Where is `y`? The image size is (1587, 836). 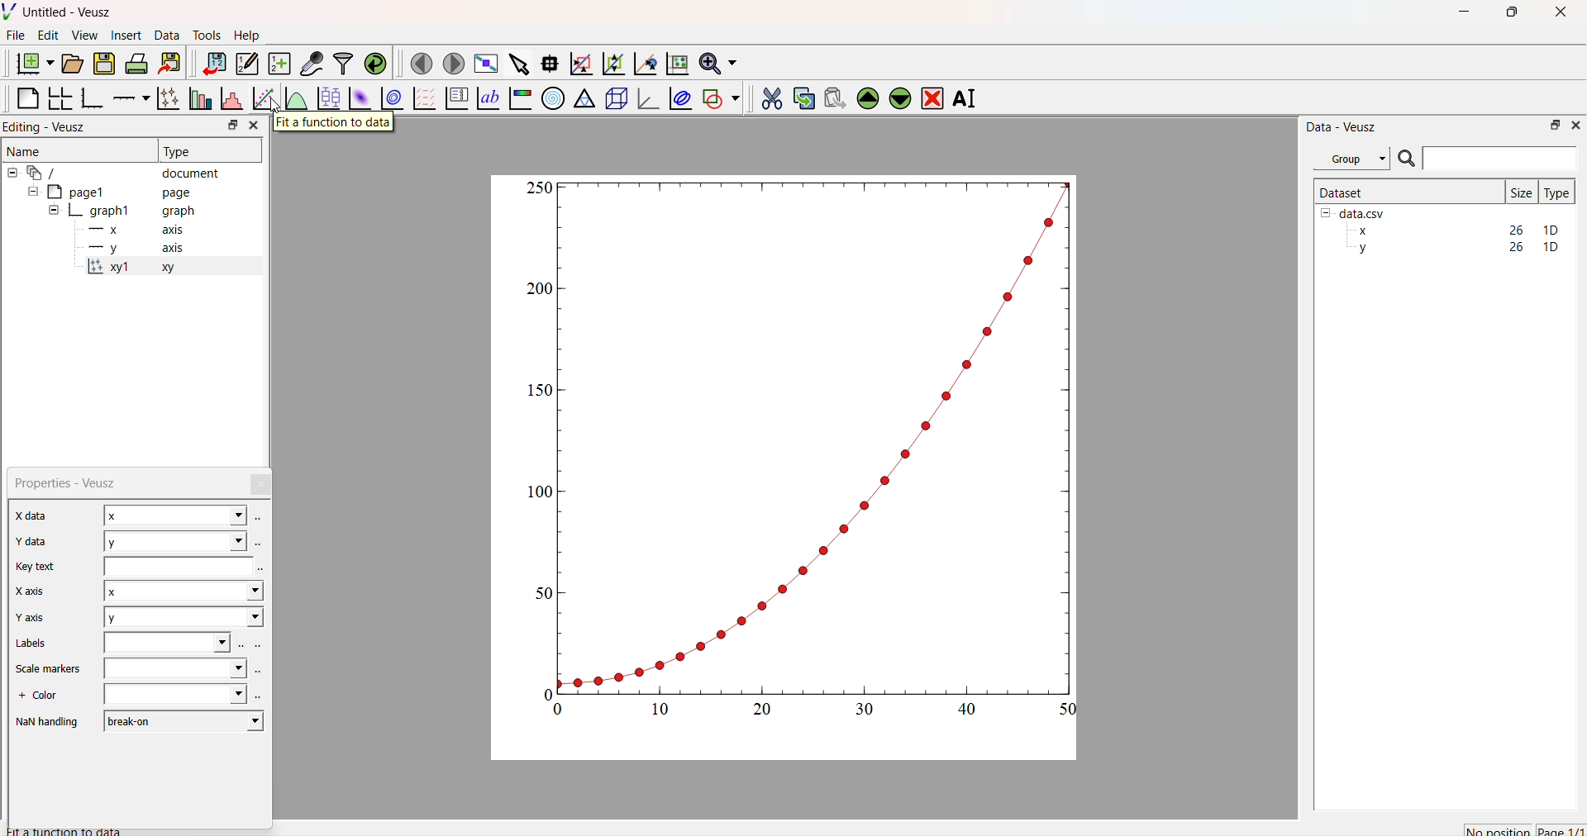 y is located at coordinates (175, 540).